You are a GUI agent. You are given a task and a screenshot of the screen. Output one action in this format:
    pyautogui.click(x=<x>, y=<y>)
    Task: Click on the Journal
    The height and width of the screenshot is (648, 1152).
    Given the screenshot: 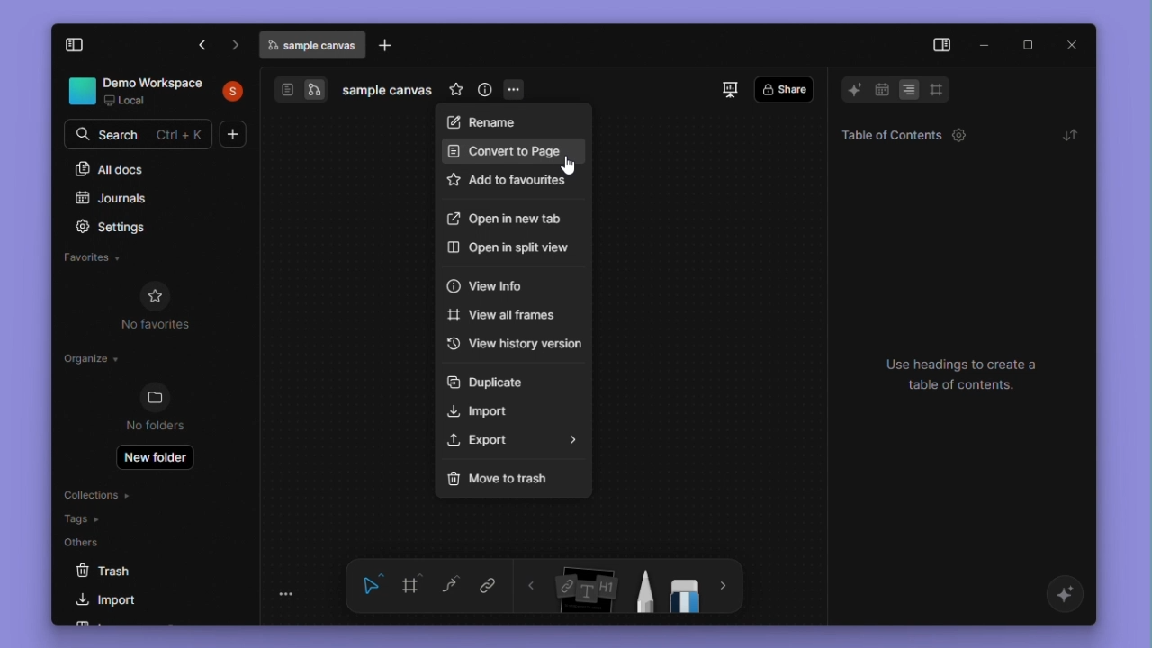 What is the action you would take?
    pyautogui.click(x=113, y=200)
    